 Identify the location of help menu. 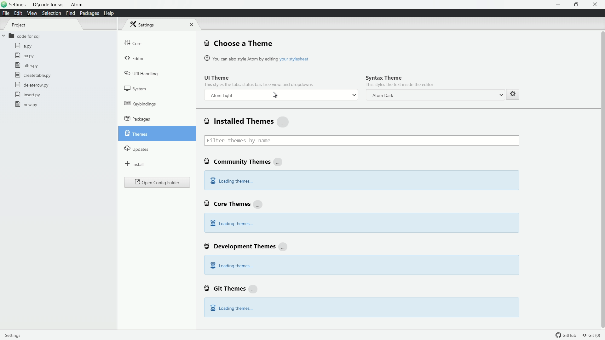
(108, 14).